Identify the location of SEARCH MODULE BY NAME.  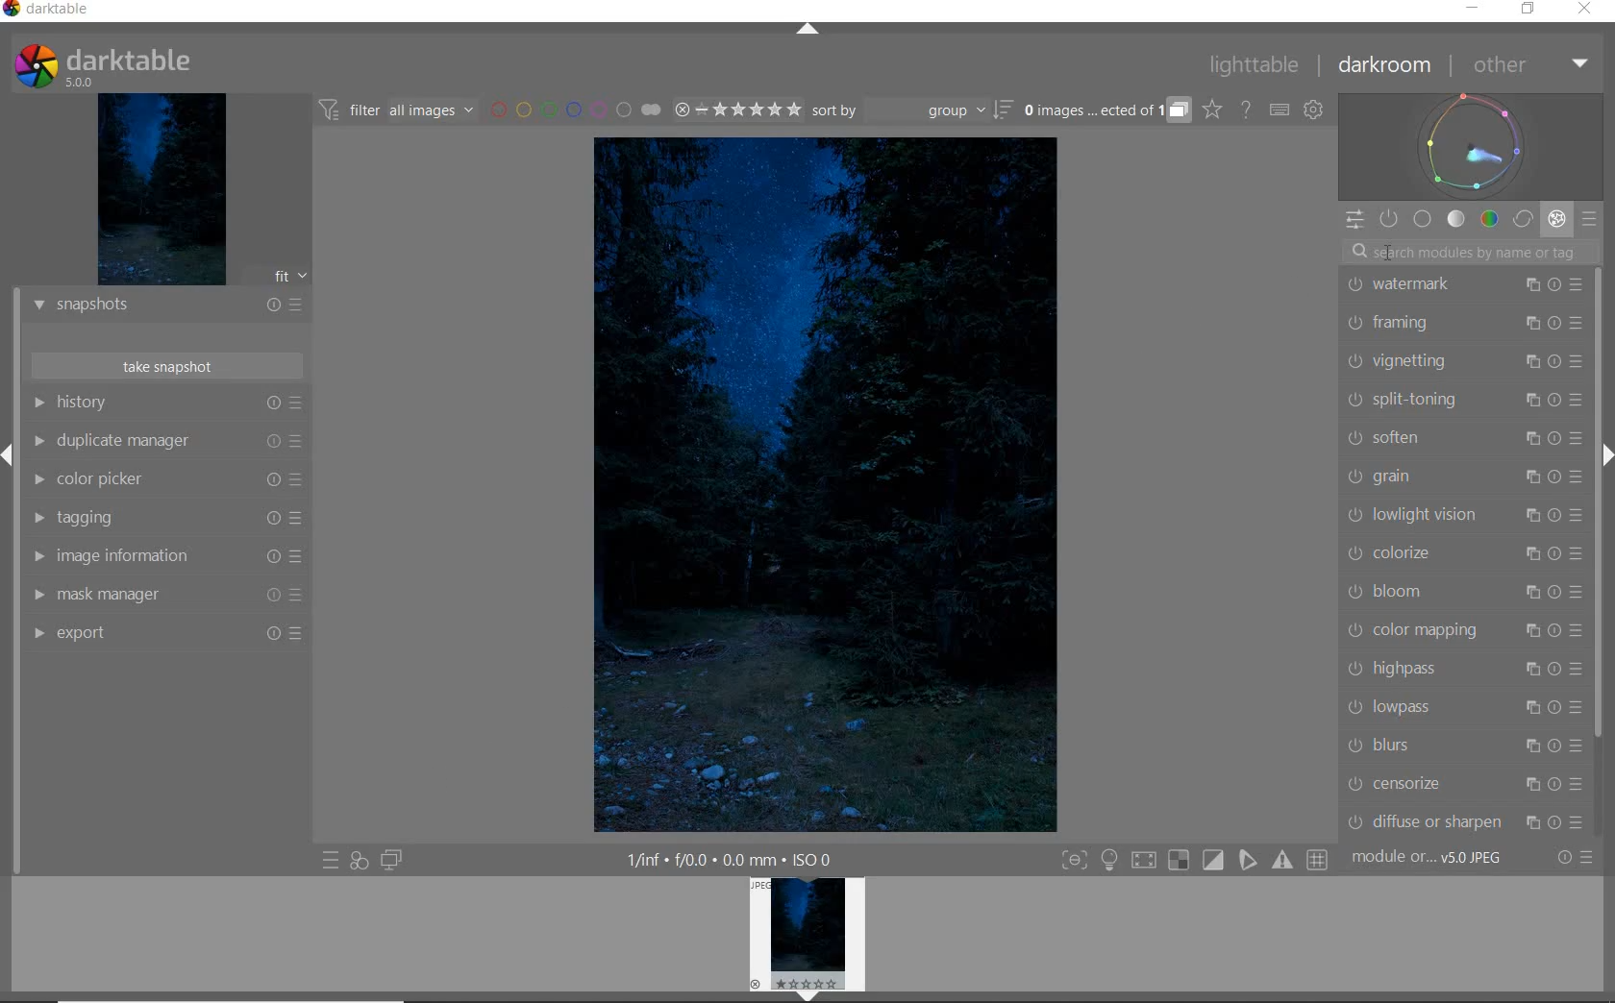
(1467, 251).